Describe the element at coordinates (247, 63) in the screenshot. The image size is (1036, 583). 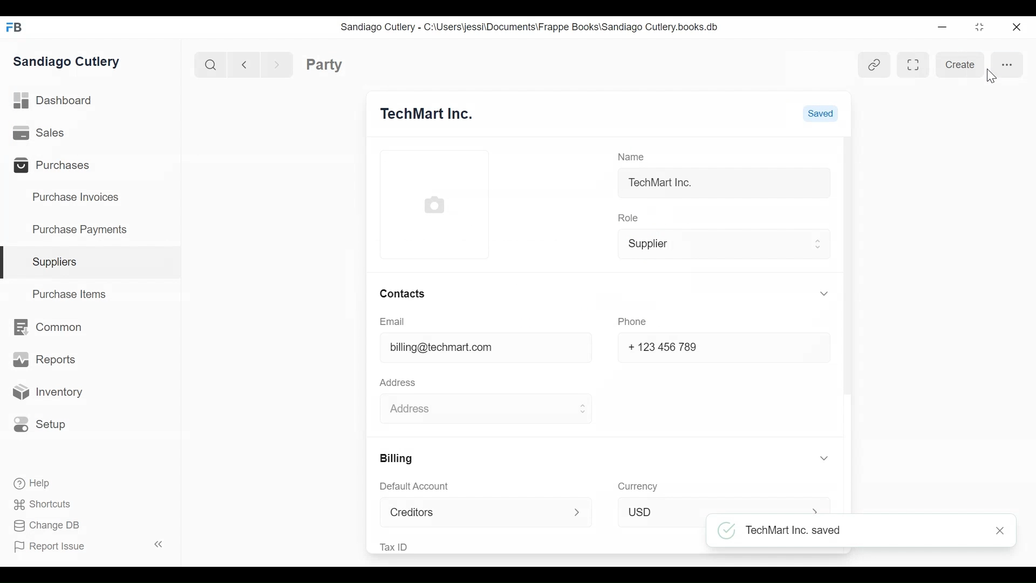
I see `back` at that location.